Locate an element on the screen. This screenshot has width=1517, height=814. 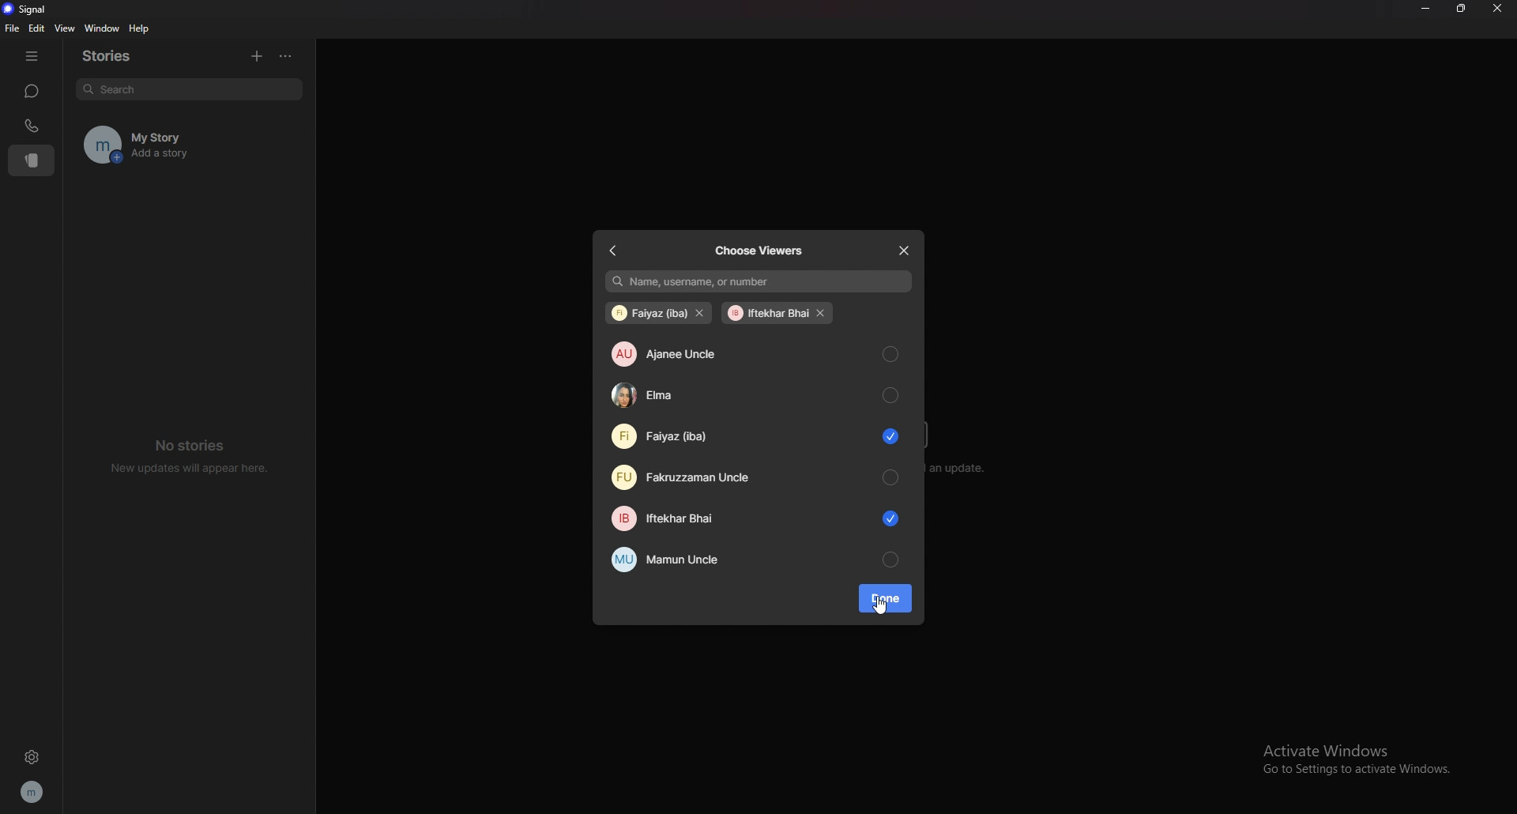
remove contact is located at coordinates (821, 311).